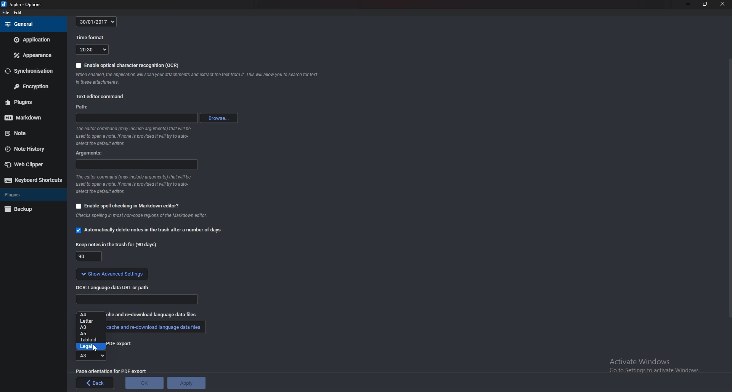  I want to click on info, so click(159, 218).